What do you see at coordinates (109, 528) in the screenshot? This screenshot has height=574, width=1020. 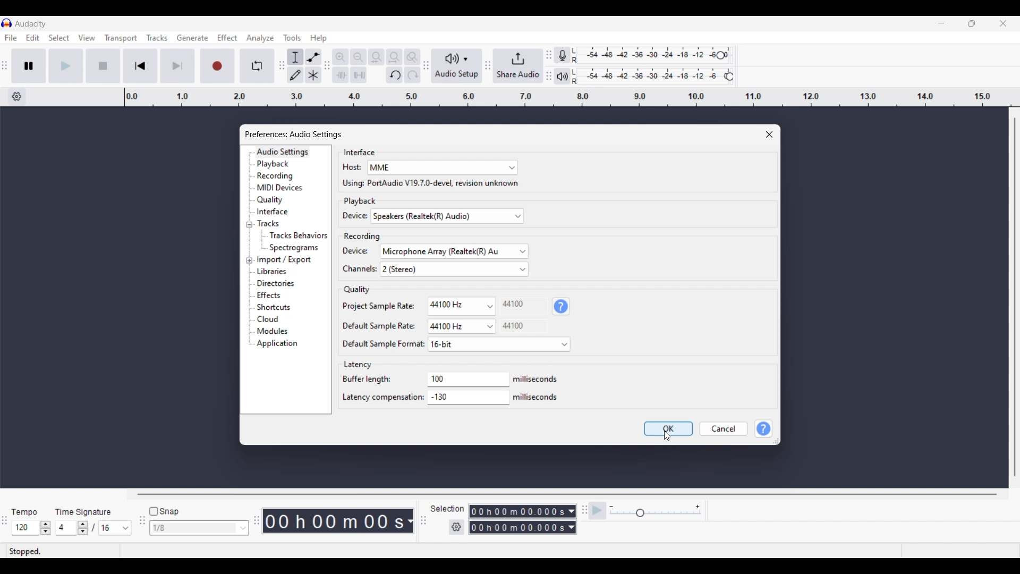 I see `Selected time signature` at bounding box center [109, 528].